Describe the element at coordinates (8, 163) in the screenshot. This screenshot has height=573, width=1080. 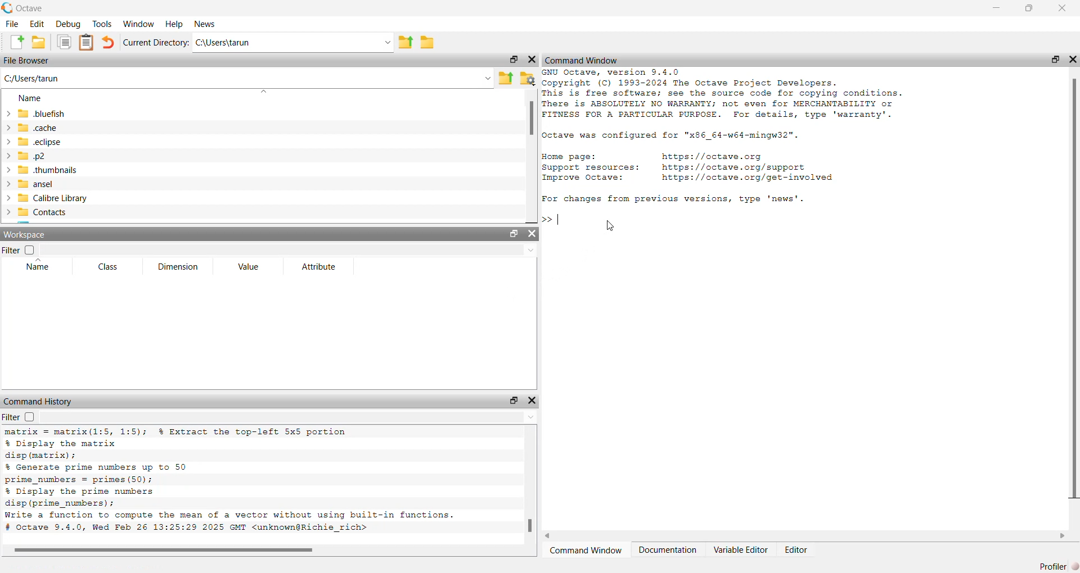
I see `expand/collapse` at that location.